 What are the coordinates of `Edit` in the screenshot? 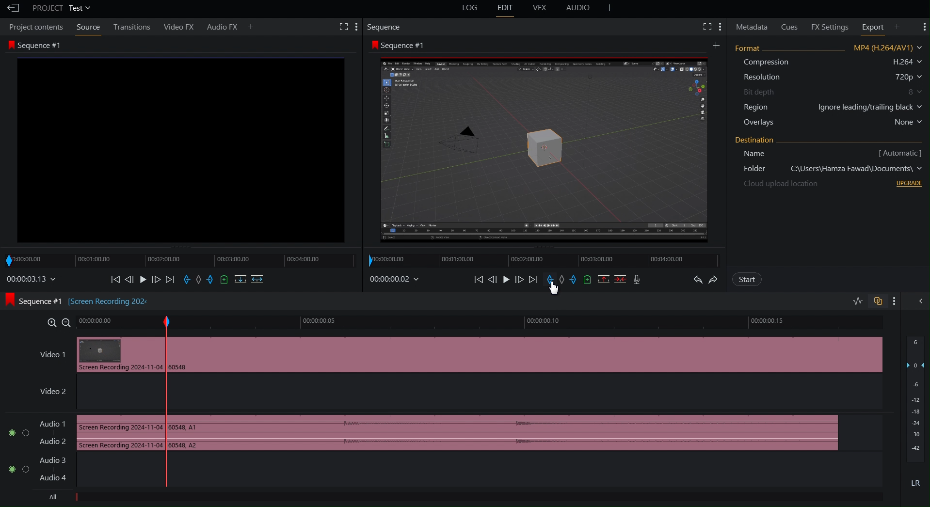 It's located at (506, 9).